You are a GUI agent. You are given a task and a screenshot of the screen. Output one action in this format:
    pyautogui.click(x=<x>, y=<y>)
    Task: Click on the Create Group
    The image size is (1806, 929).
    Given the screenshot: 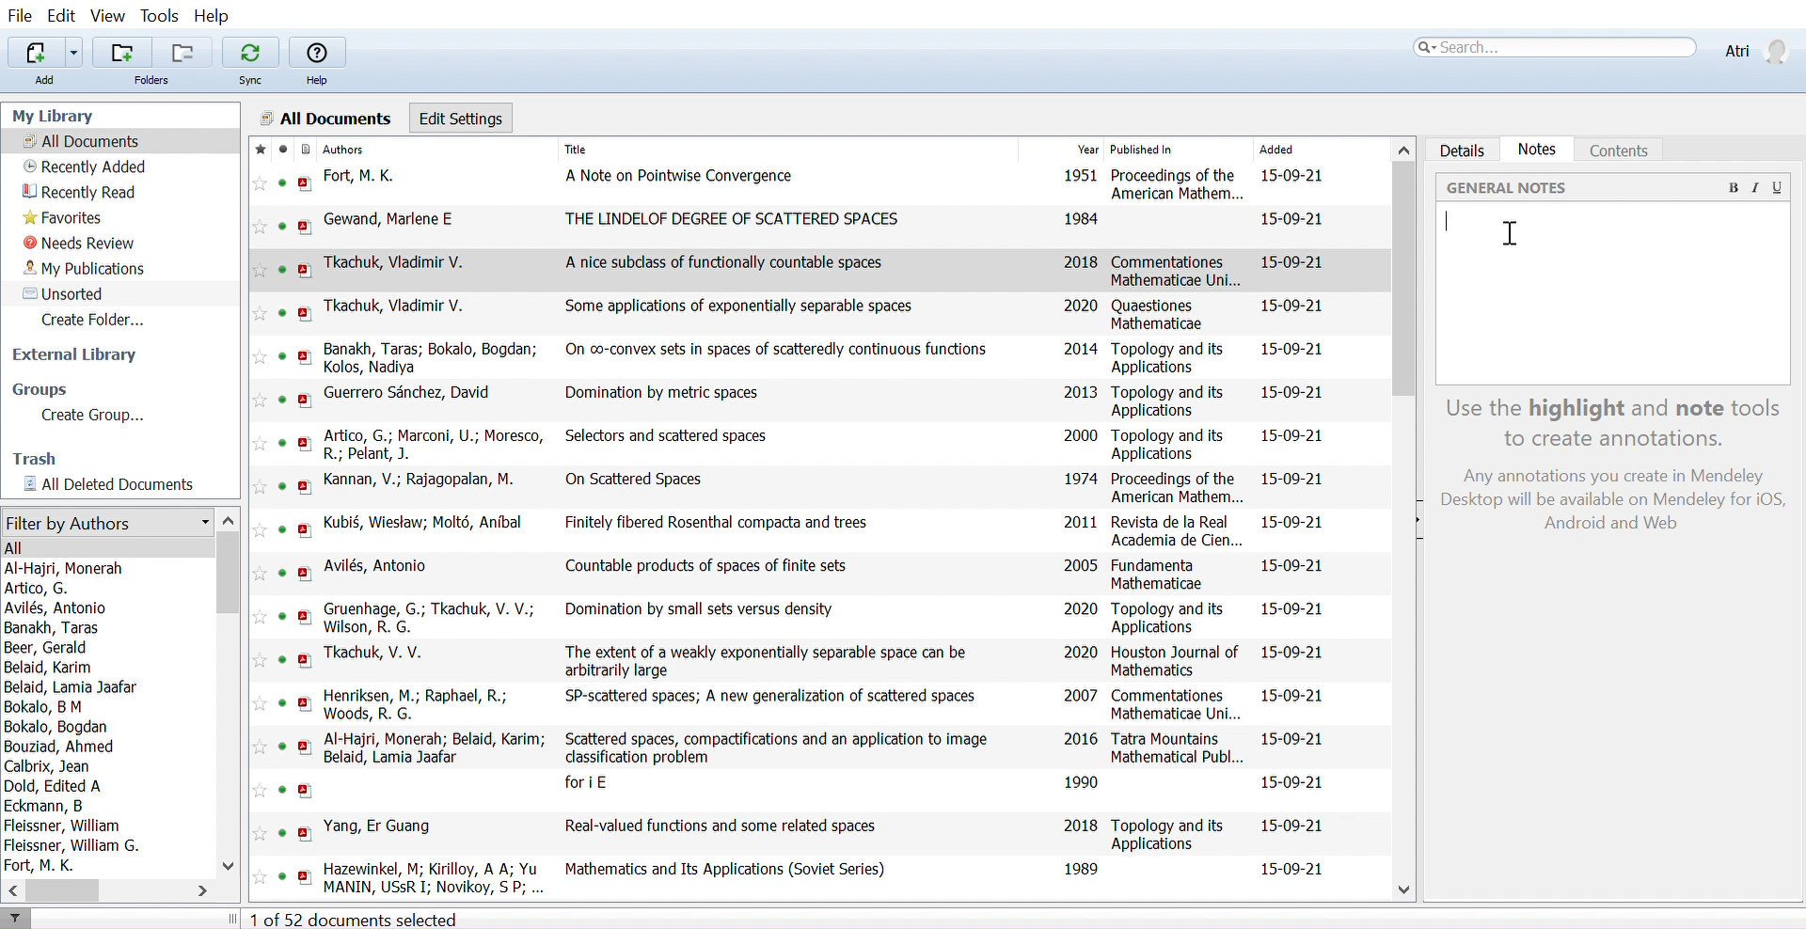 What is the action you would take?
    pyautogui.click(x=109, y=417)
    